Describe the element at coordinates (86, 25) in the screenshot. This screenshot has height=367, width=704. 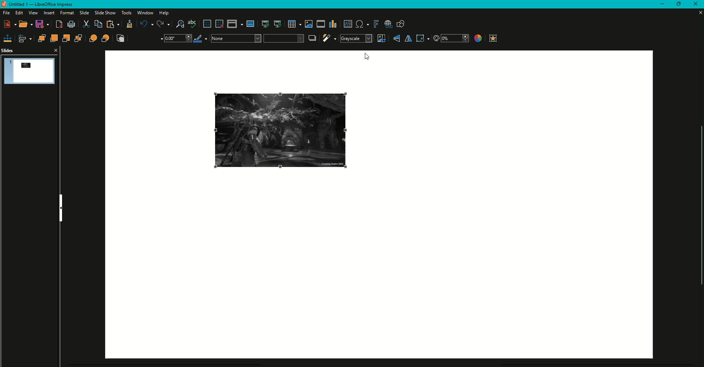
I see `Cut` at that location.